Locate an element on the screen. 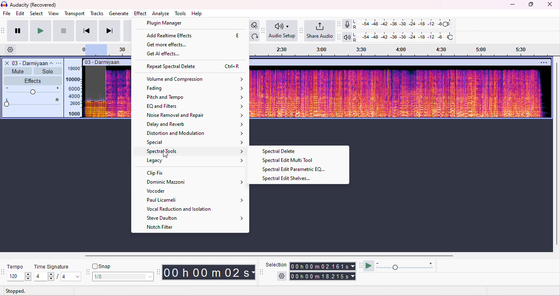 The width and height of the screenshot is (560, 296). selection tool bar is located at coordinates (262, 272).